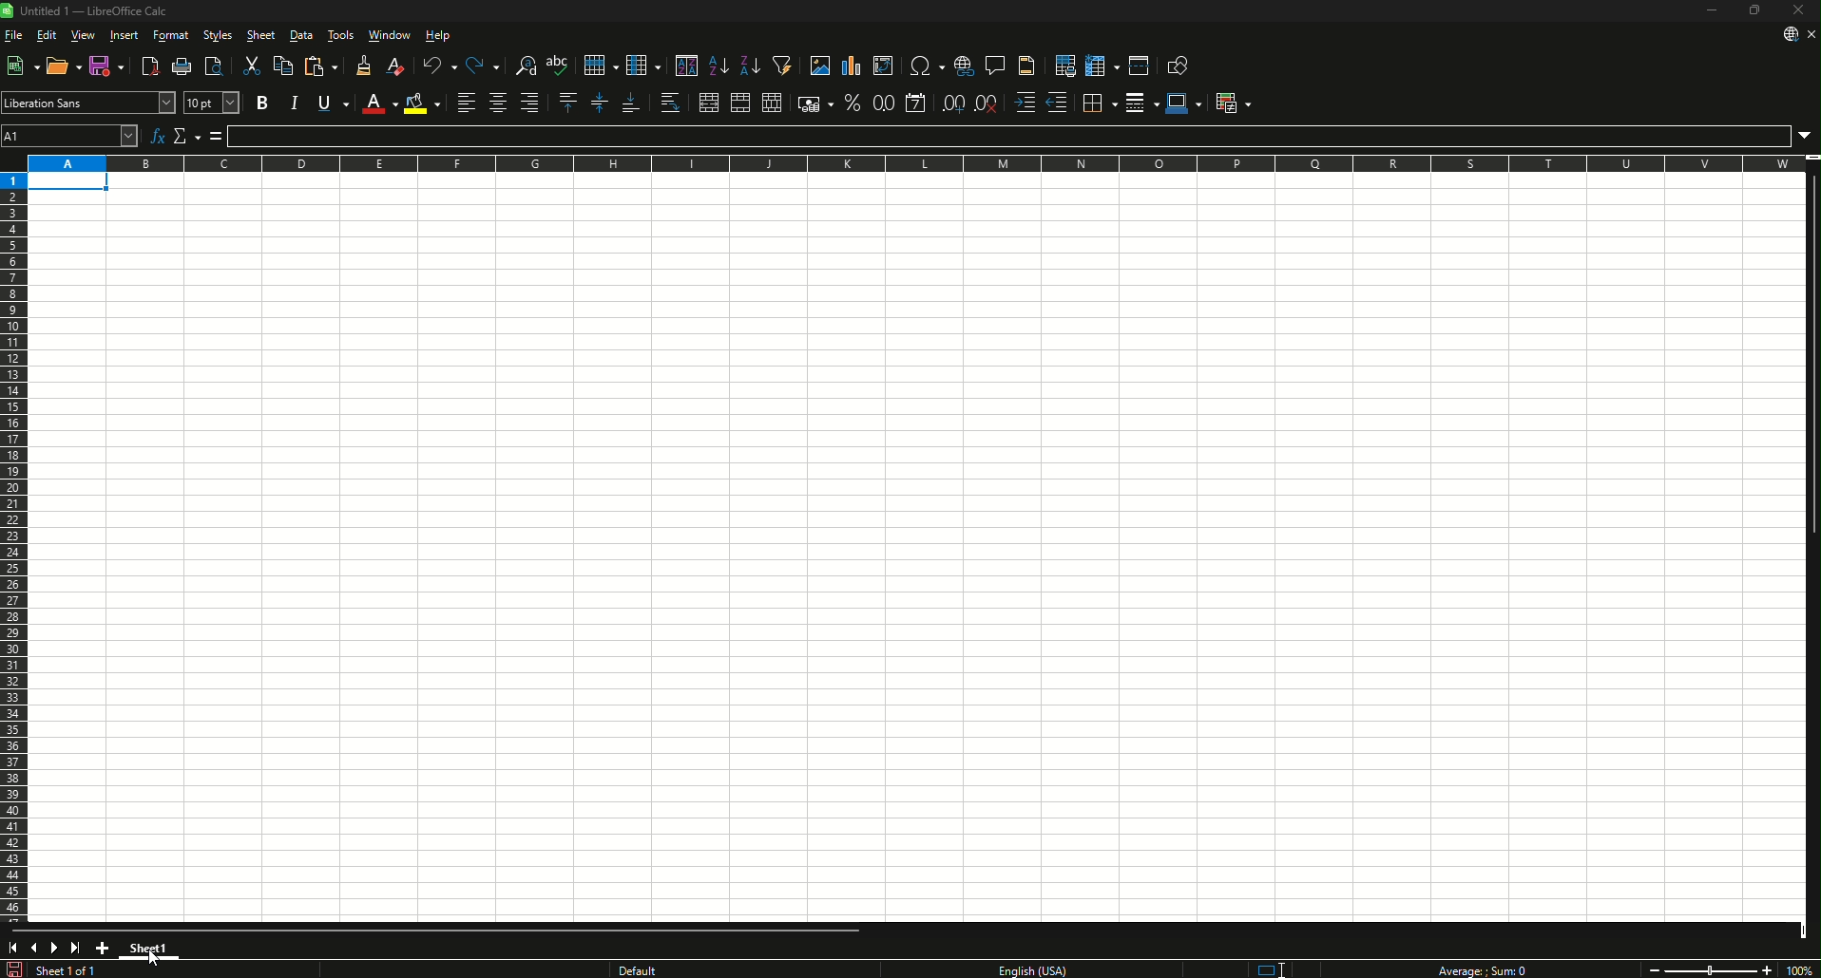 The image size is (1821, 978). Describe the element at coordinates (1030, 969) in the screenshot. I see `Text` at that location.